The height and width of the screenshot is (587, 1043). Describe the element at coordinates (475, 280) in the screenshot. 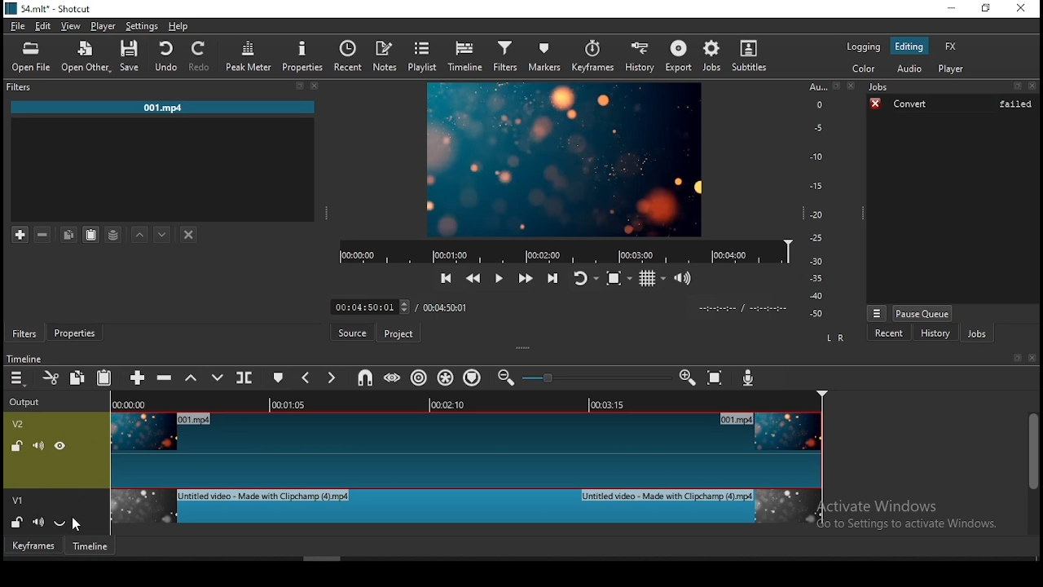

I see `play quickly backwards` at that location.